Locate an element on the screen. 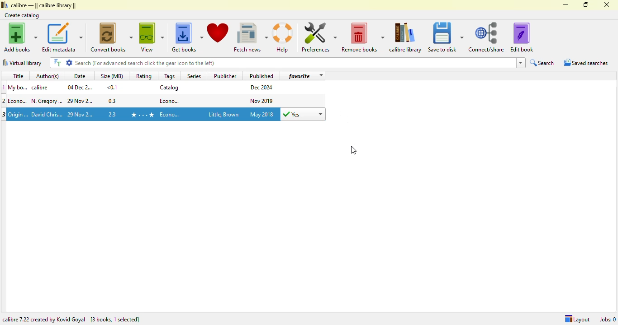  calibre 7.22 created by Kovid Goyal is located at coordinates (44, 320).